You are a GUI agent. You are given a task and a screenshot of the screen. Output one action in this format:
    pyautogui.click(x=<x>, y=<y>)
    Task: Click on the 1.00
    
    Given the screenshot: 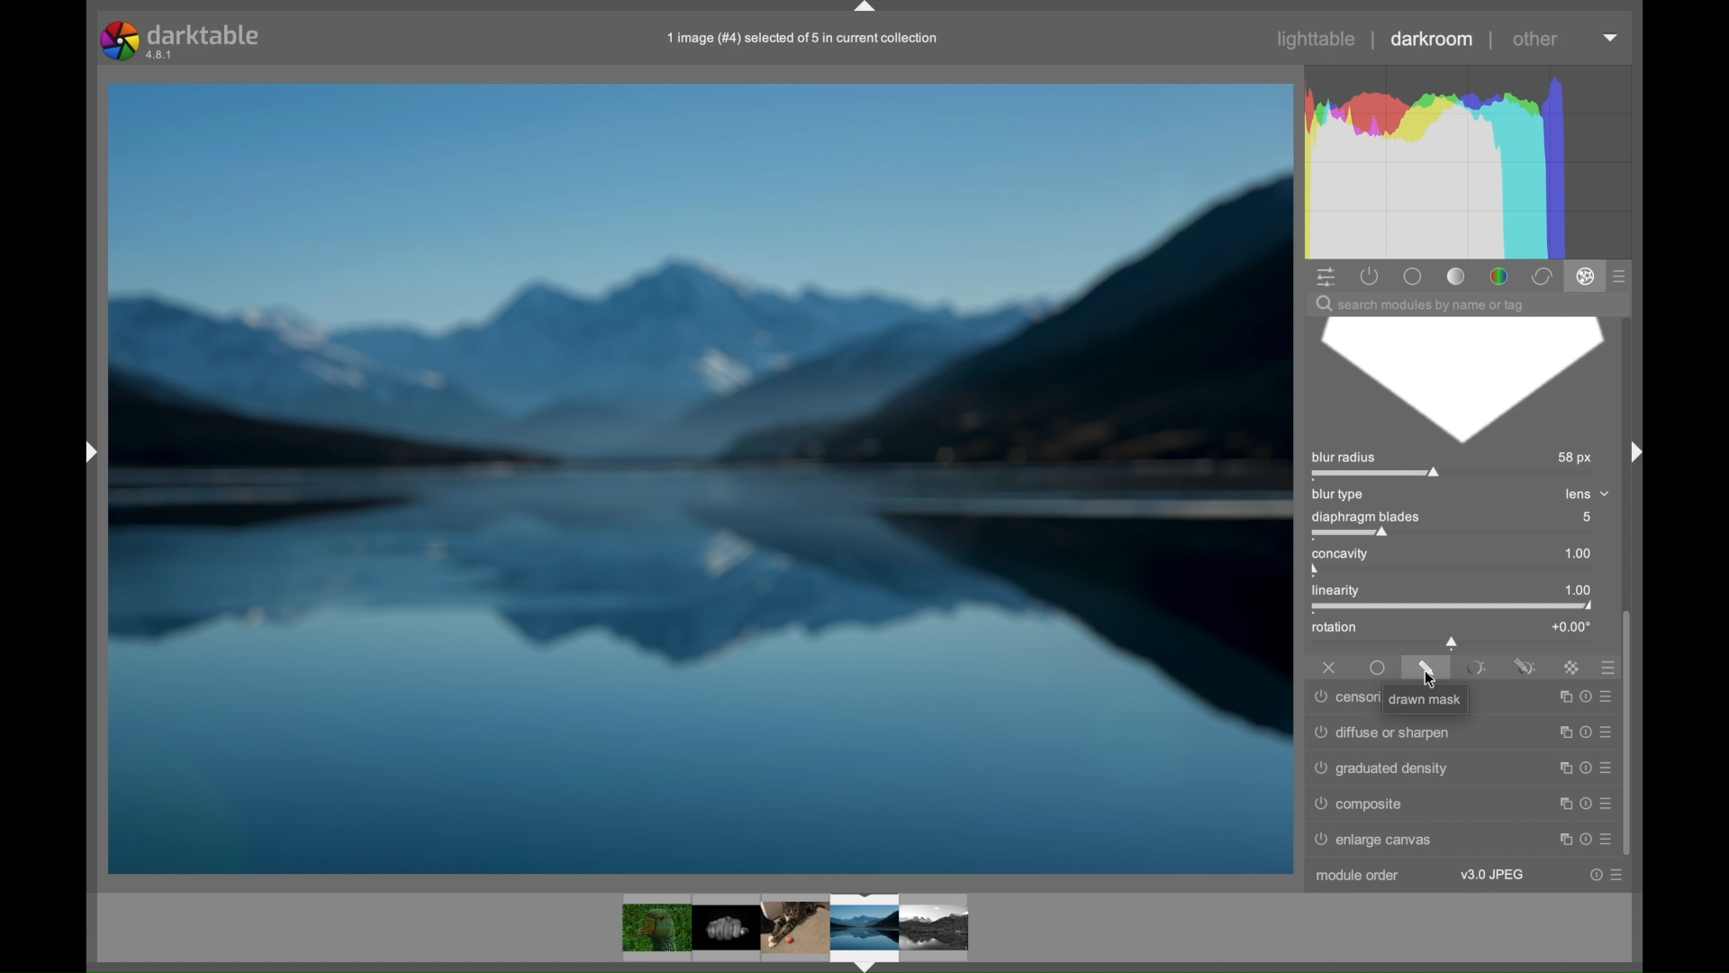 What is the action you would take?
    pyautogui.click(x=1570, y=590)
    